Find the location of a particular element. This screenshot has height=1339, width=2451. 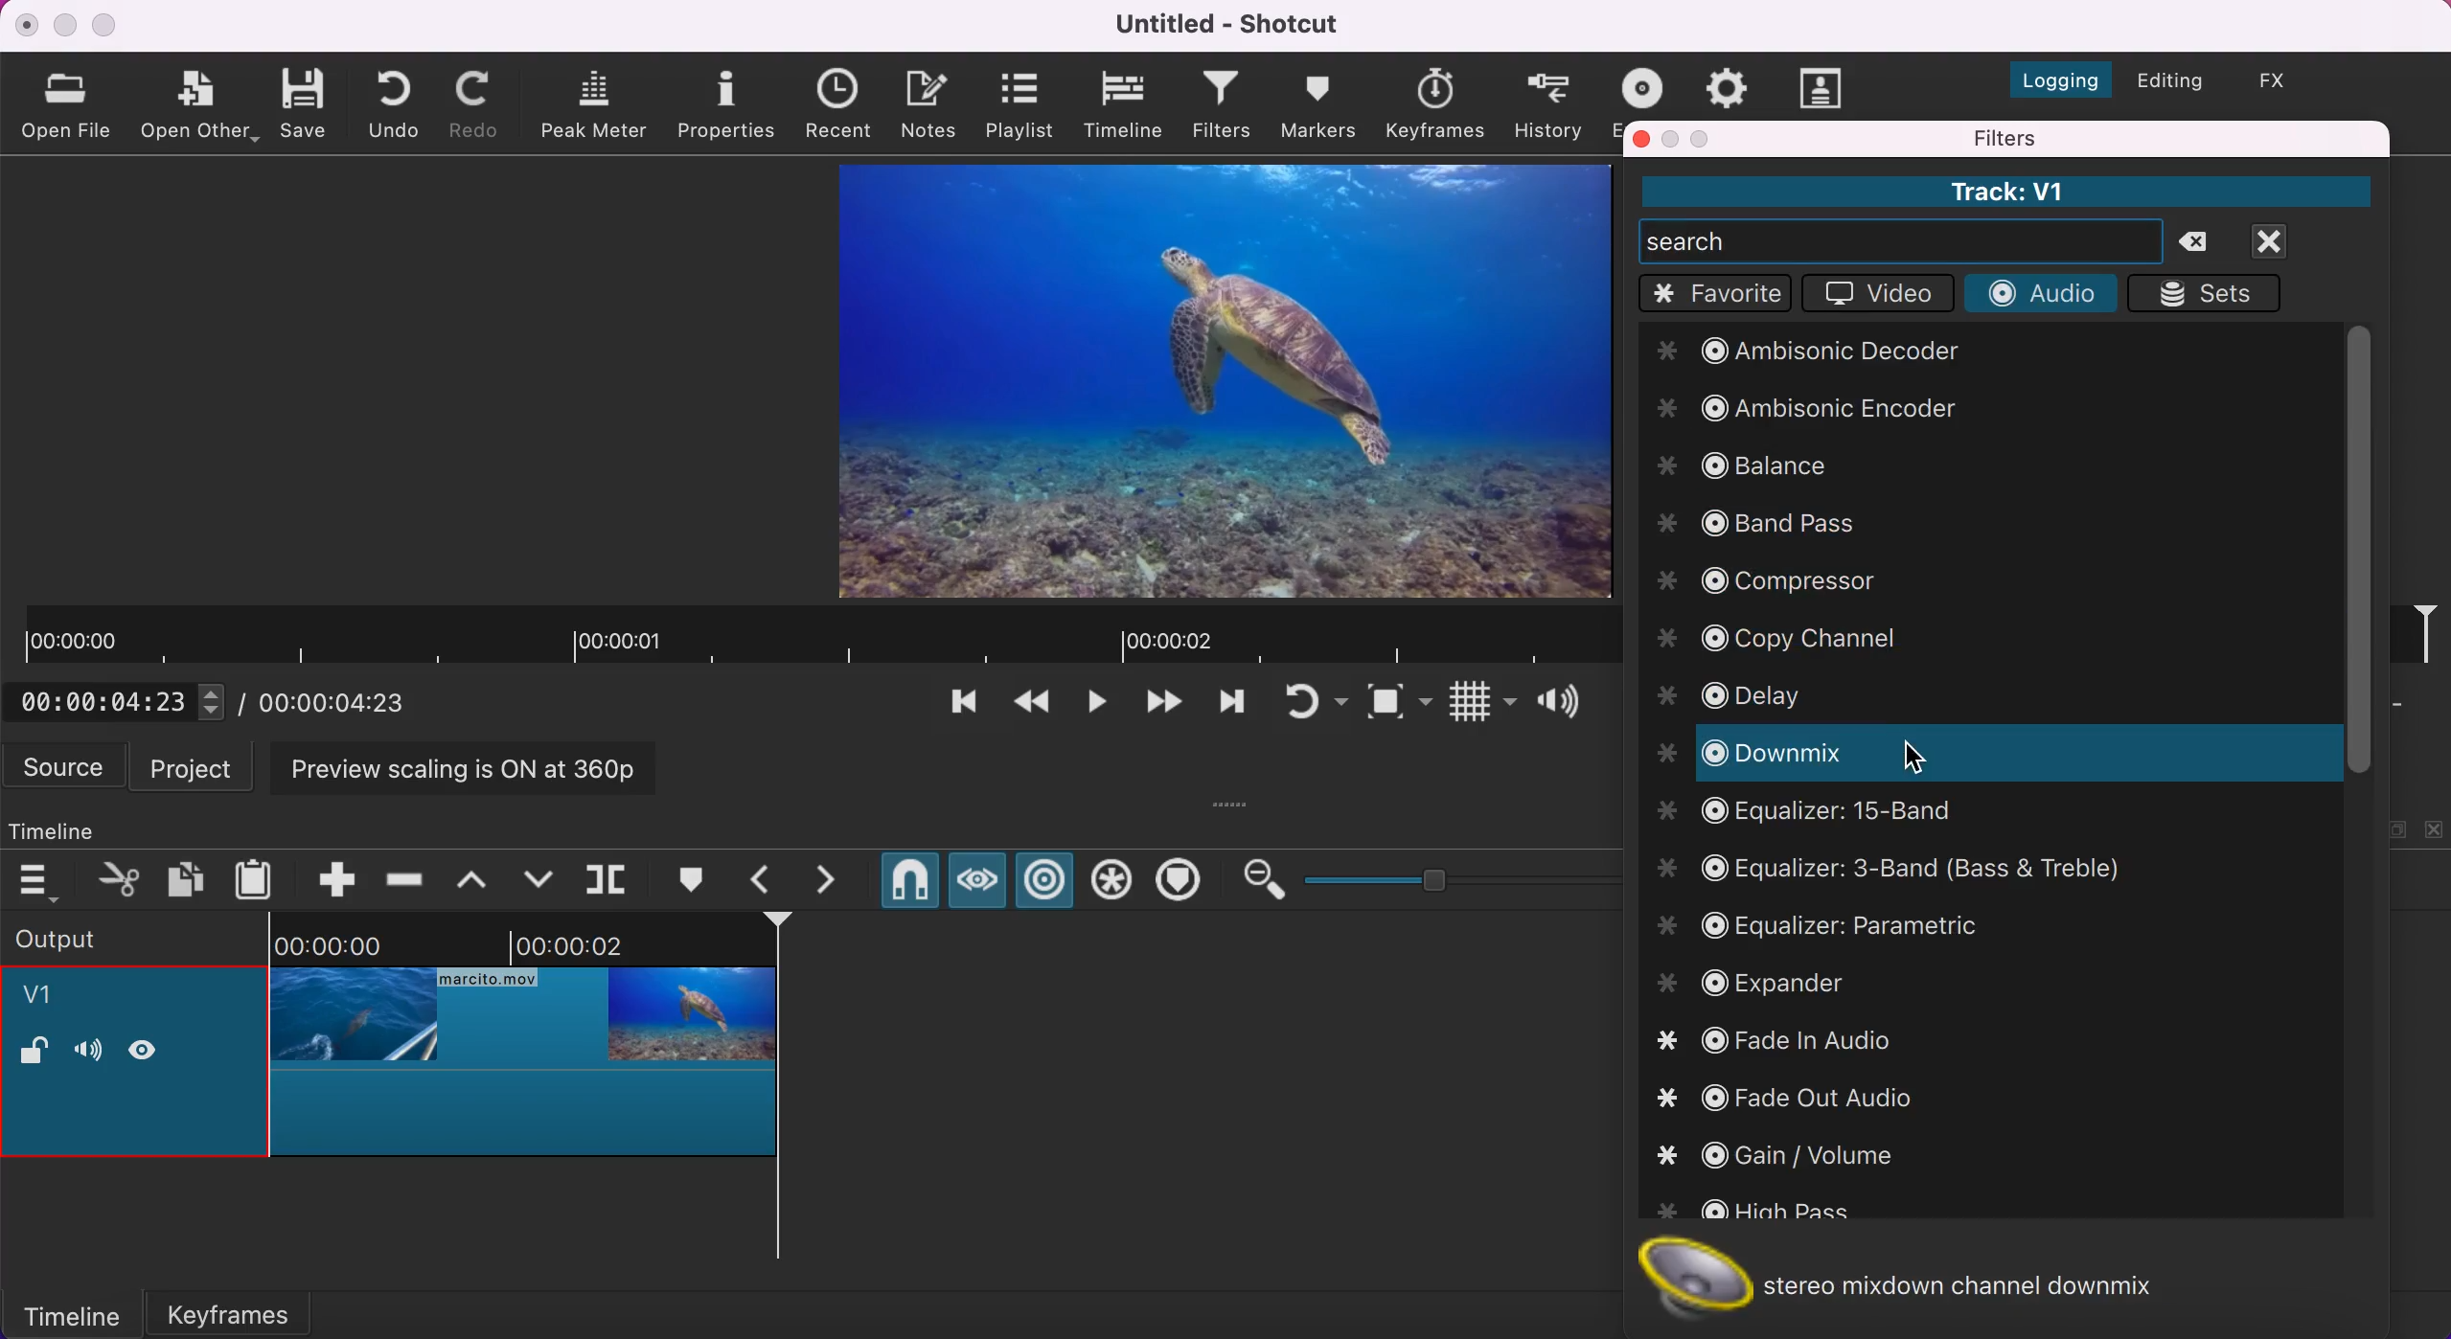

delete is located at coordinates (2203, 243).